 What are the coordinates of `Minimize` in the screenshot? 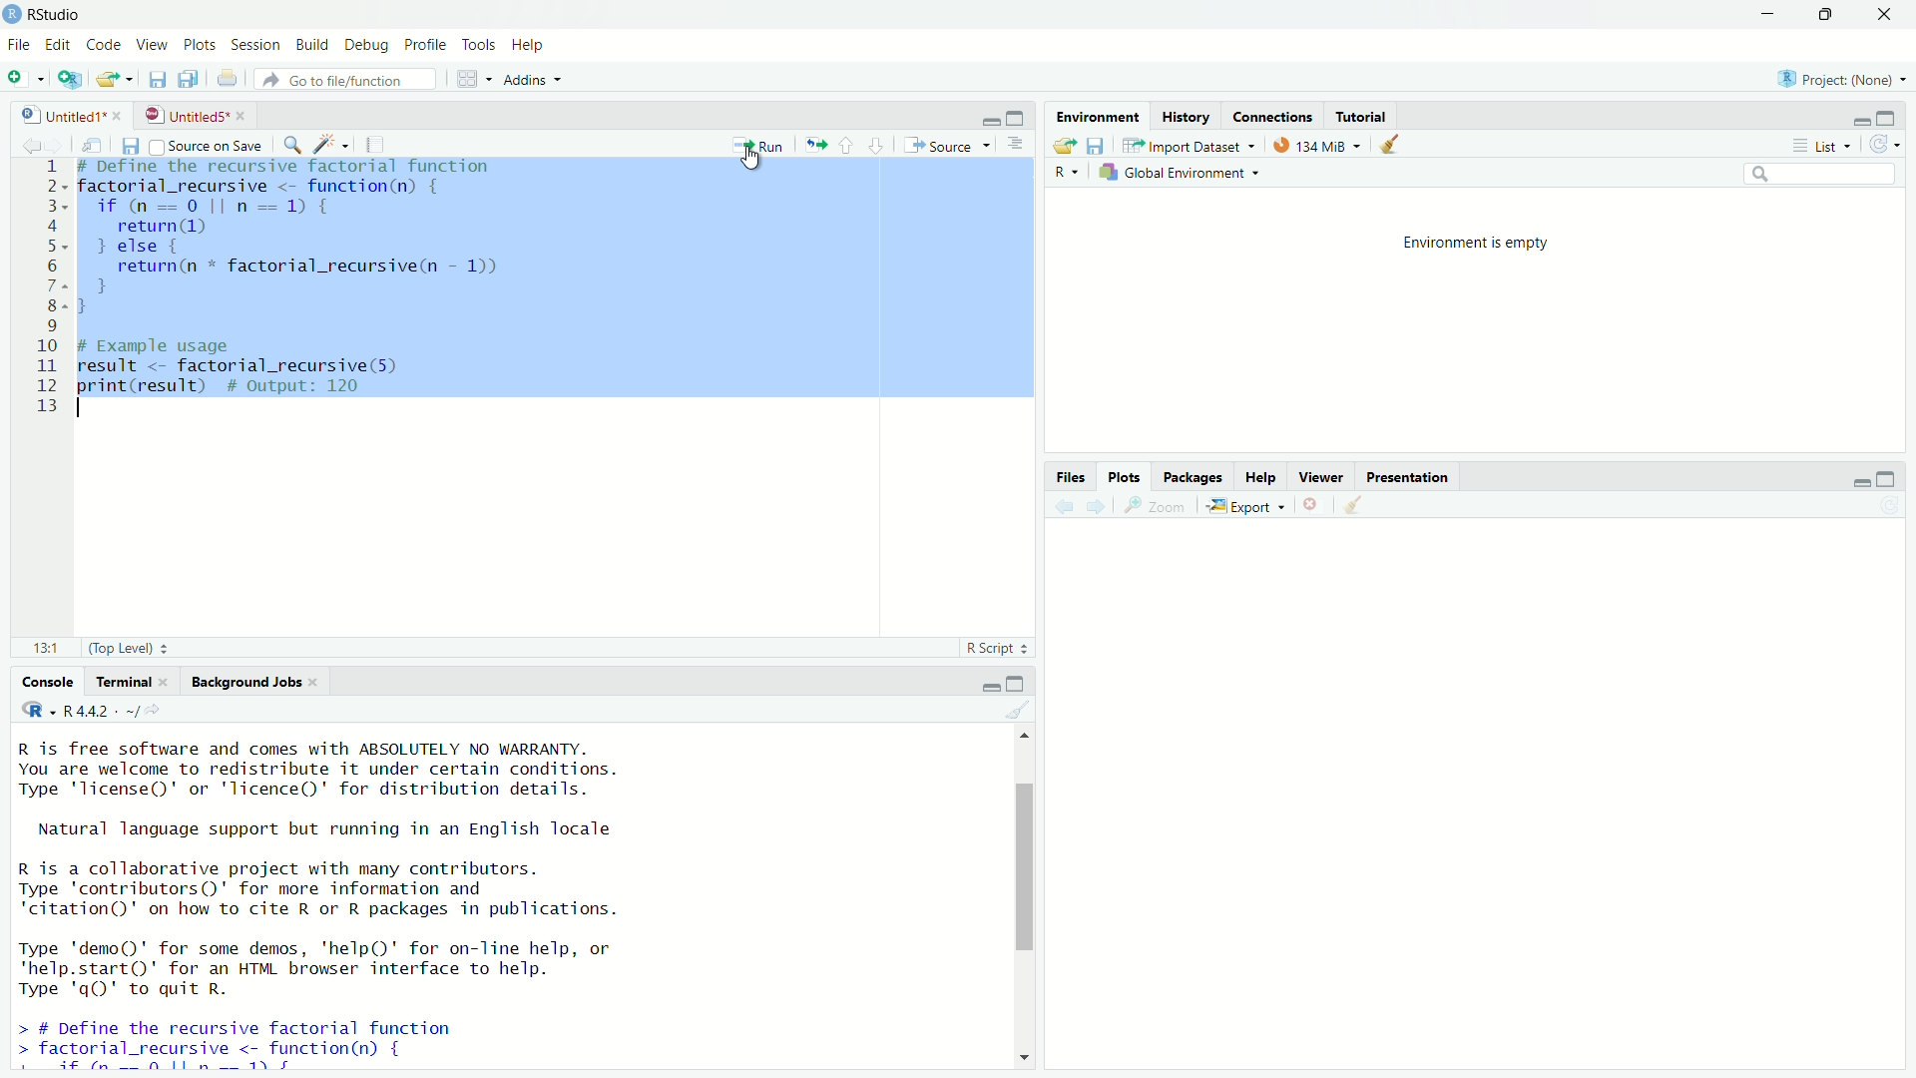 It's located at (1764, 15).